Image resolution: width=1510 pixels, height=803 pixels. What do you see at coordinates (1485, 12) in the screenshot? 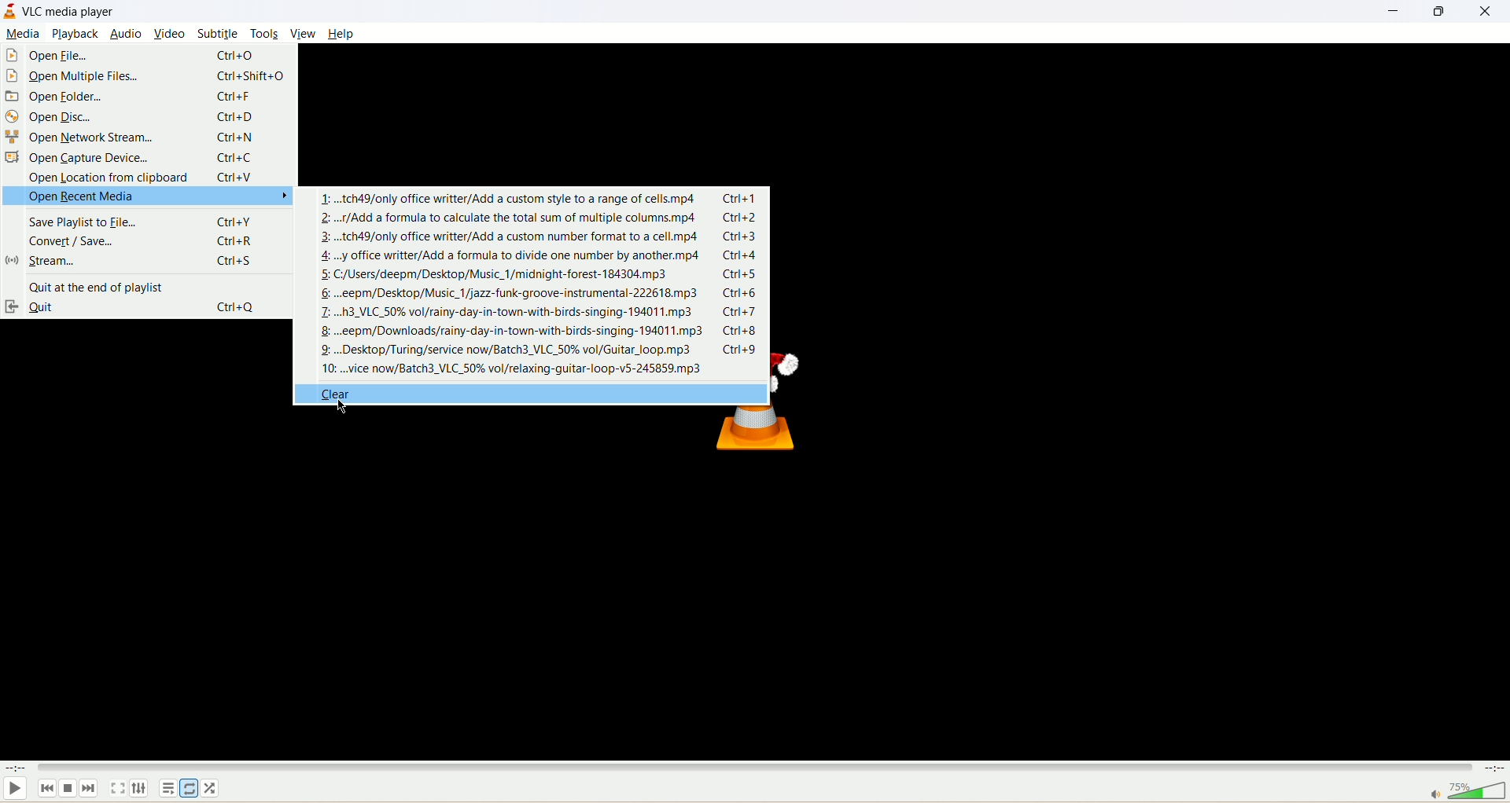
I see `close` at bounding box center [1485, 12].